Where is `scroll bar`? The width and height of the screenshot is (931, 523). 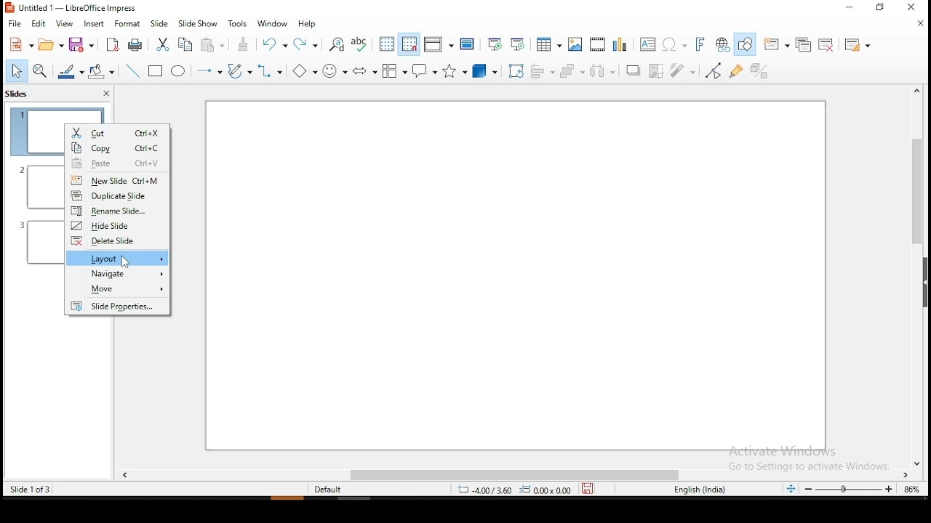 scroll bar is located at coordinates (911, 277).